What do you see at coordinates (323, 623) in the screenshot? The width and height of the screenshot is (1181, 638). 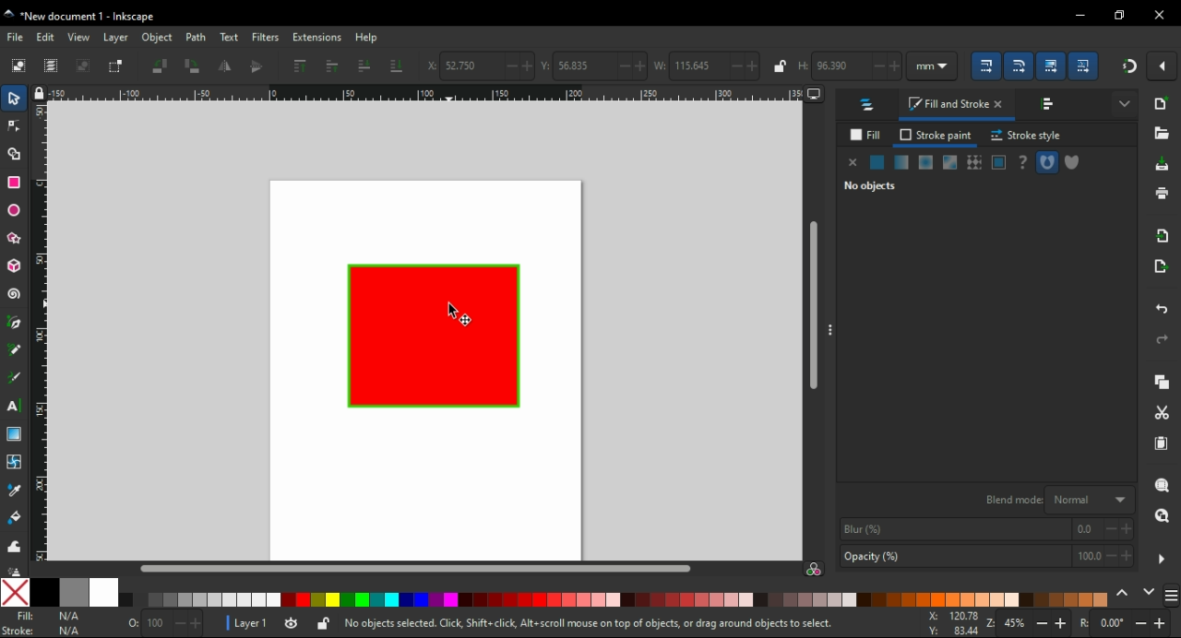 I see `lock` at bounding box center [323, 623].